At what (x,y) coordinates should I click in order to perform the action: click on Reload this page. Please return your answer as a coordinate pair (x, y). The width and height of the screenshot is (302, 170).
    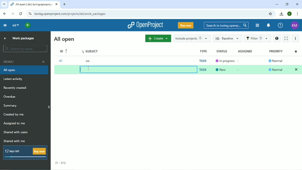
    Looking at the image, I should click on (21, 14).